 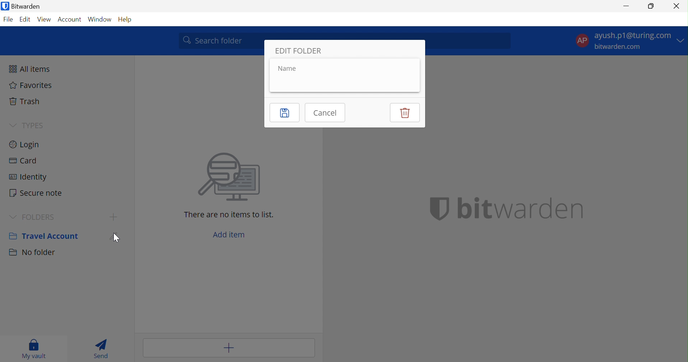 What do you see at coordinates (287, 68) in the screenshot?
I see `Name` at bounding box center [287, 68].